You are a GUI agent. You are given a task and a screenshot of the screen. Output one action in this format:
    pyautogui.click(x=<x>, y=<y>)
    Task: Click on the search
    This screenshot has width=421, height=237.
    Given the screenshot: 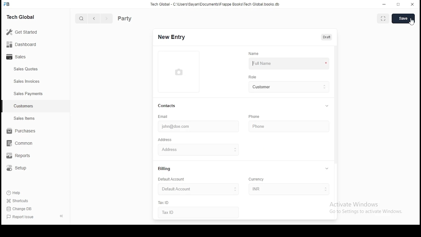 What is the action you would take?
    pyautogui.click(x=82, y=18)
    